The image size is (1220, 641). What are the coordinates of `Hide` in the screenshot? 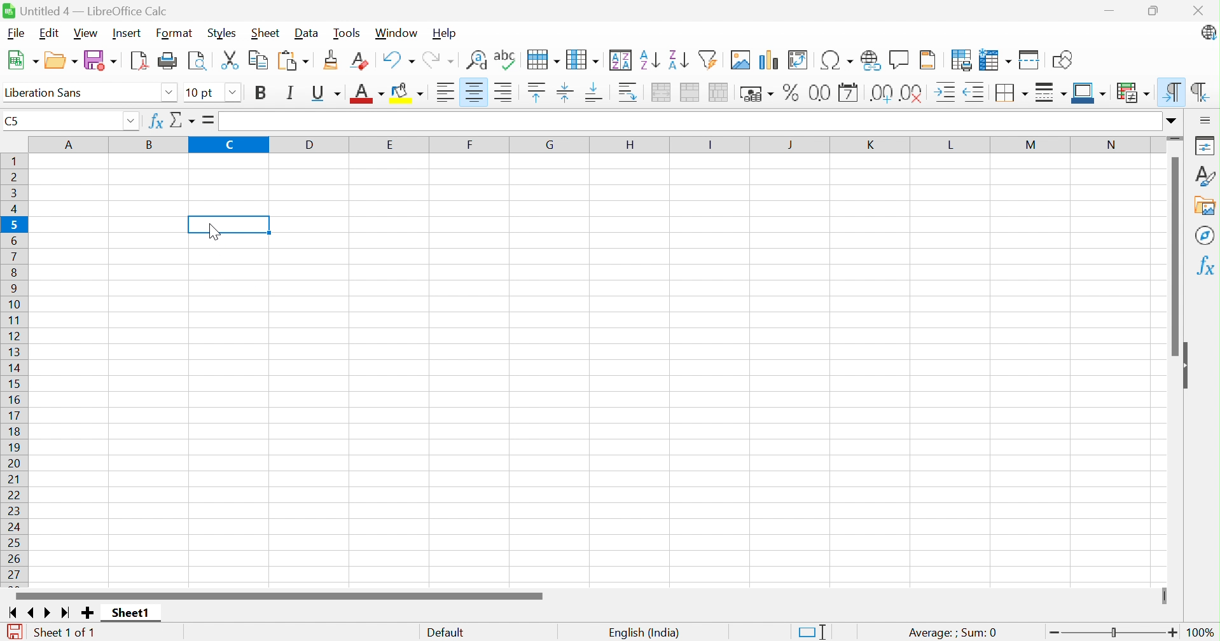 It's located at (1189, 366).